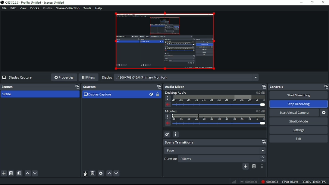 Image resolution: width=329 pixels, height=185 pixels. What do you see at coordinates (234, 181) in the screenshot?
I see `Graph` at bounding box center [234, 181].